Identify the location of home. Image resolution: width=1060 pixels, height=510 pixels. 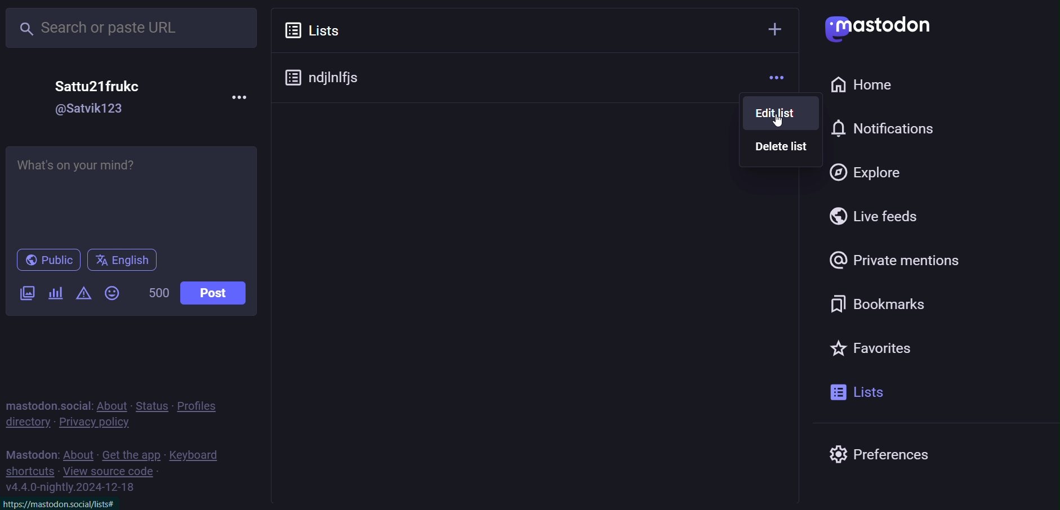
(869, 86).